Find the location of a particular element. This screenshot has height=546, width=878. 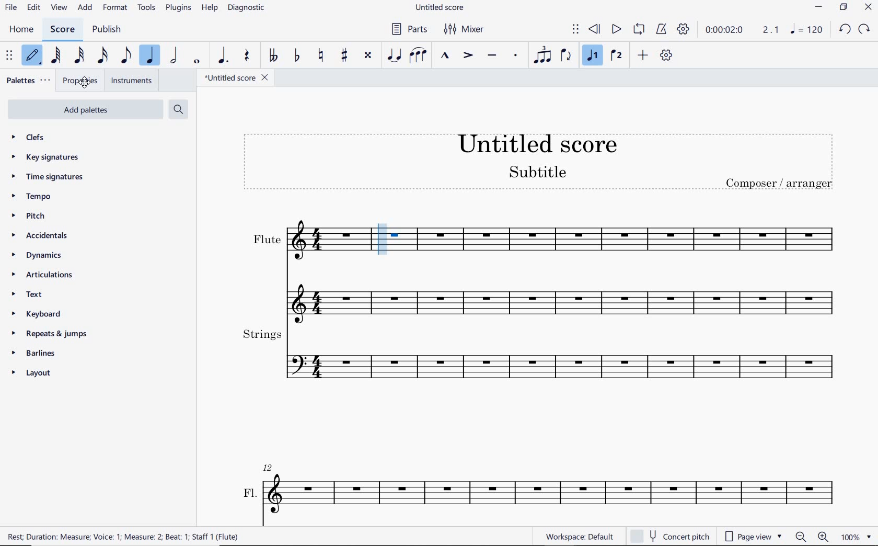

PLAY is located at coordinates (614, 29).